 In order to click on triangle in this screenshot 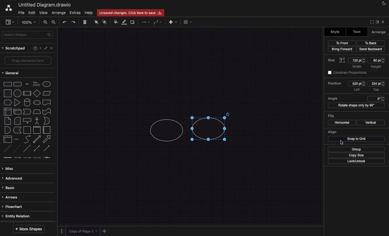, I will do `click(17, 103)`.